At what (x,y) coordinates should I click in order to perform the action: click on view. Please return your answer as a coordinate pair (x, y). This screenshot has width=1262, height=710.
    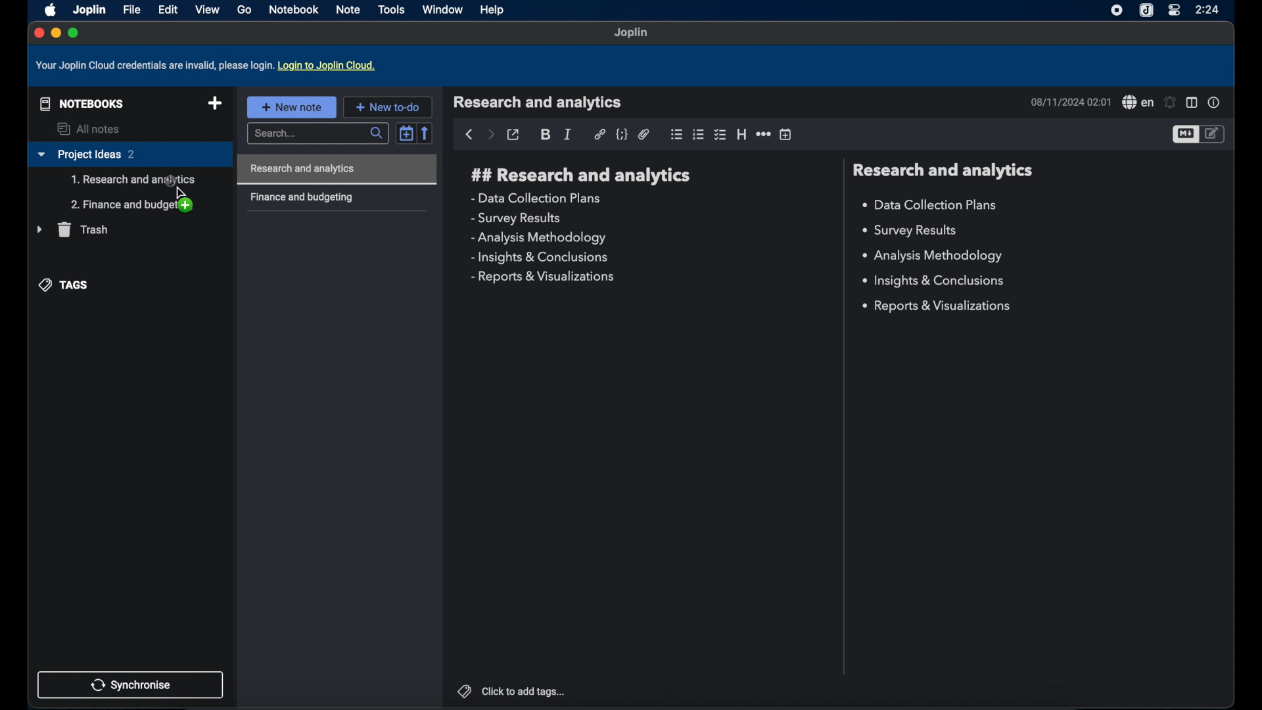
    Looking at the image, I should click on (207, 9).